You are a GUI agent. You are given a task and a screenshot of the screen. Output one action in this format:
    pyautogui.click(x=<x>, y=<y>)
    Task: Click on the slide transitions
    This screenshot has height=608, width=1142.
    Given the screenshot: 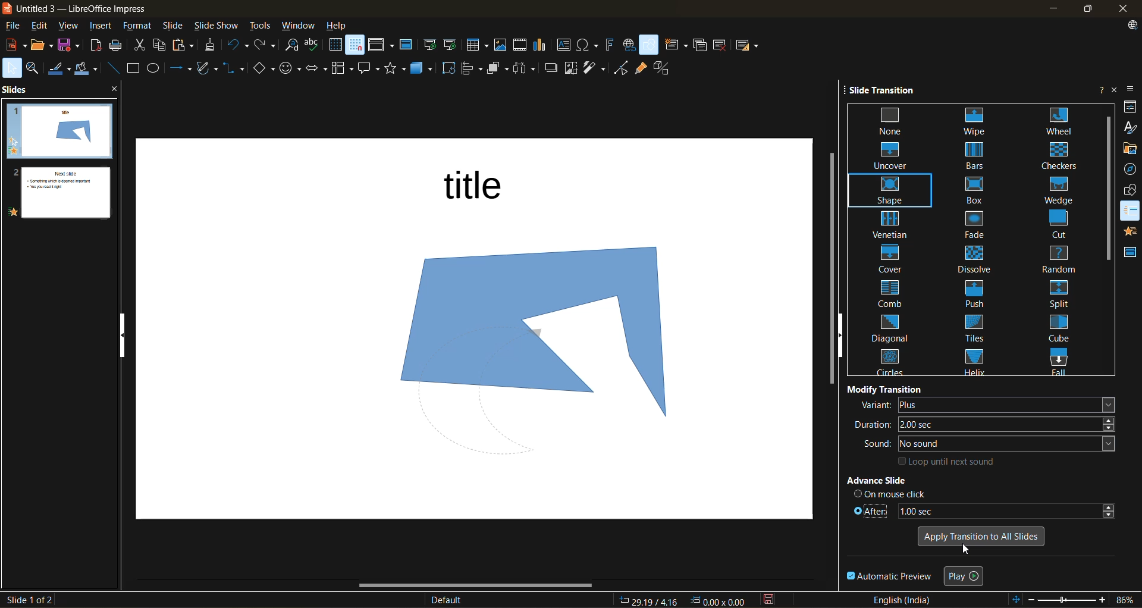 What is the action you would take?
    pyautogui.click(x=976, y=240)
    